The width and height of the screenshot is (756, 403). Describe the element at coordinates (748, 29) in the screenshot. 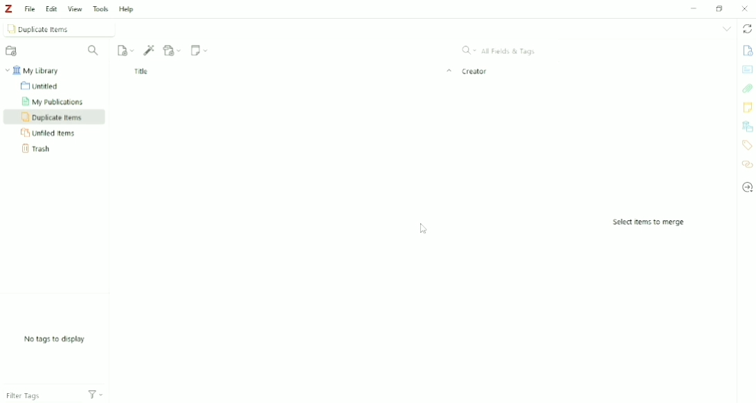

I see `Sync` at that location.